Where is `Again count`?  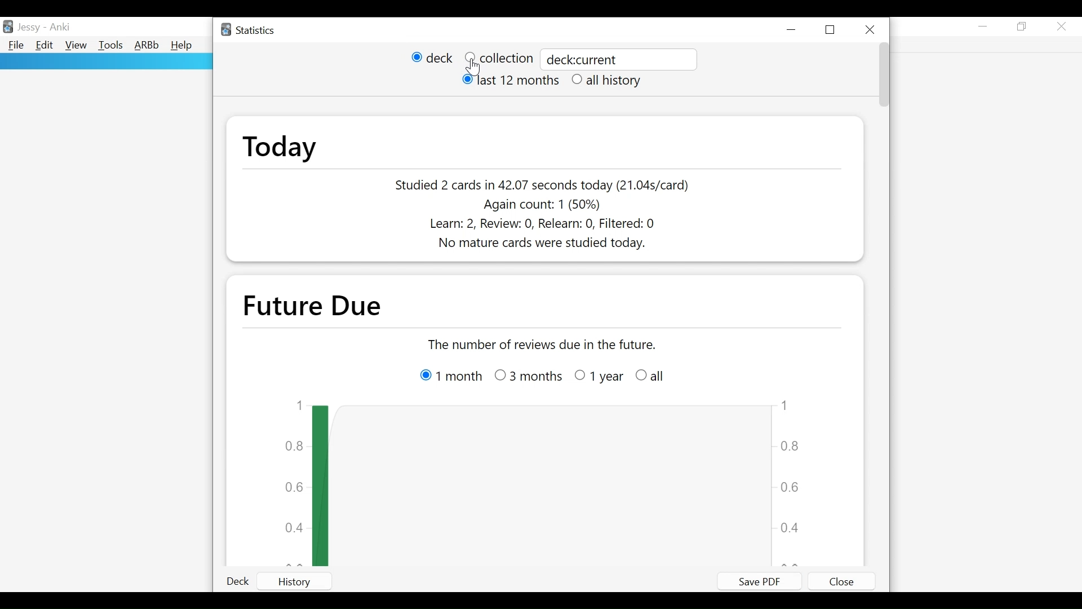 Again count is located at coordinates (538, 205).